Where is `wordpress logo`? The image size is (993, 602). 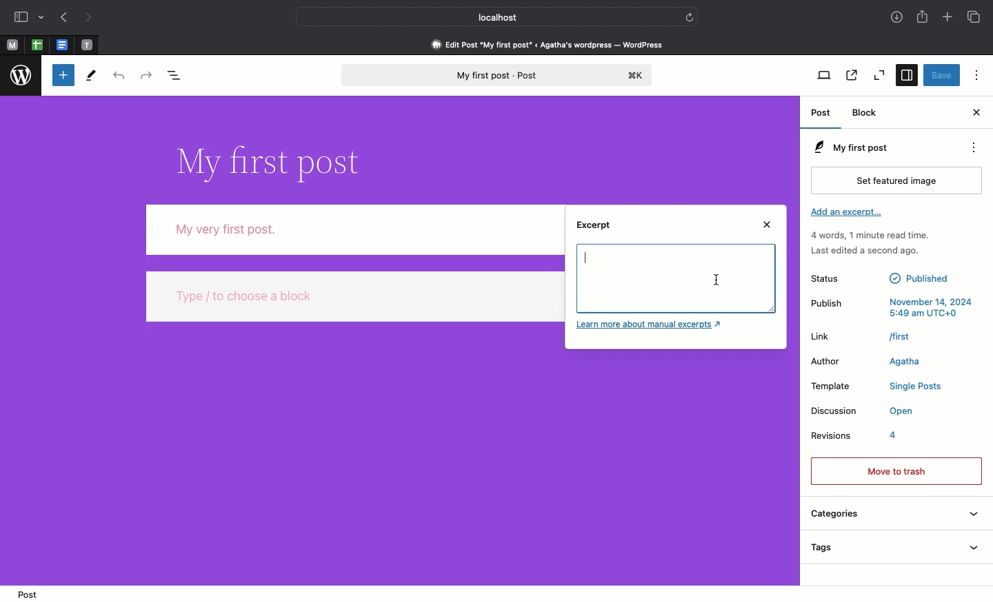
wordpress logo is located at coordinates (22, 76).